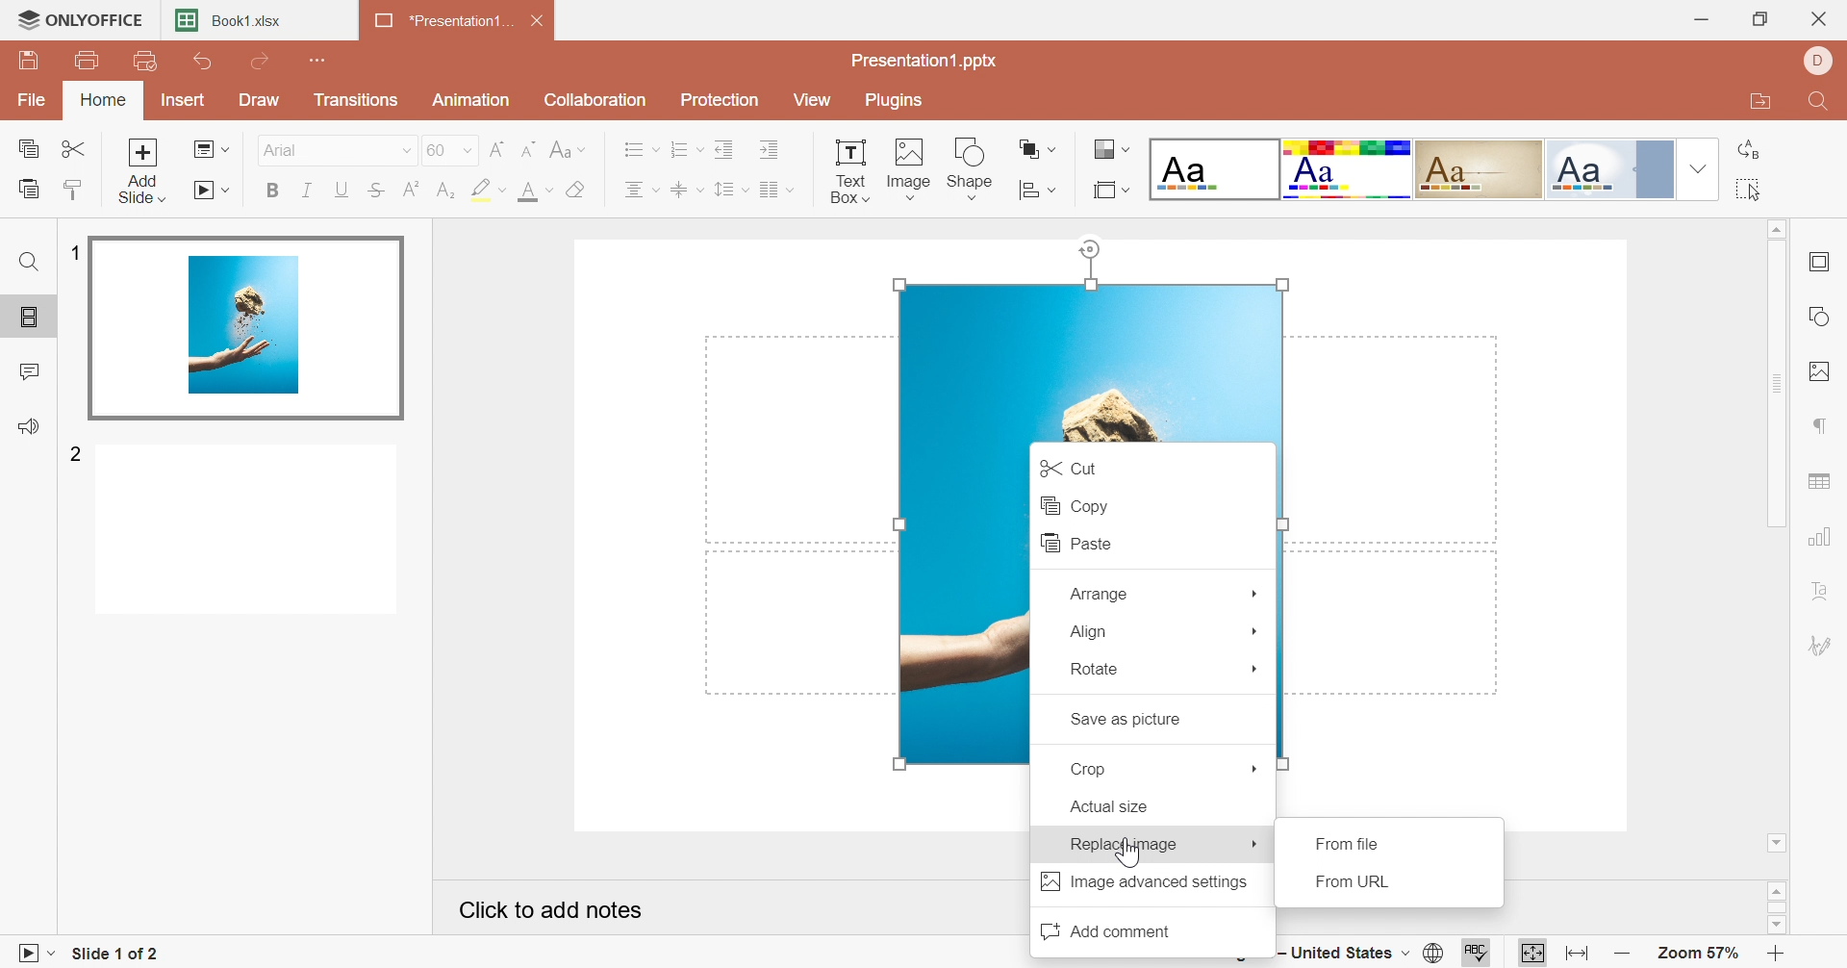  I want to click on signature settings, so click(1826, 647).